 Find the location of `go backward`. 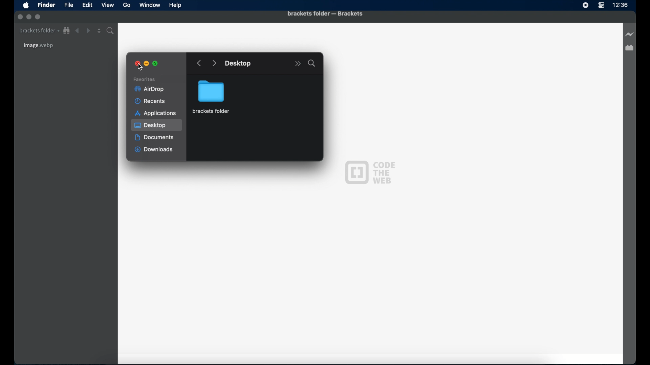

go backward is located at coordinates (199, 64).